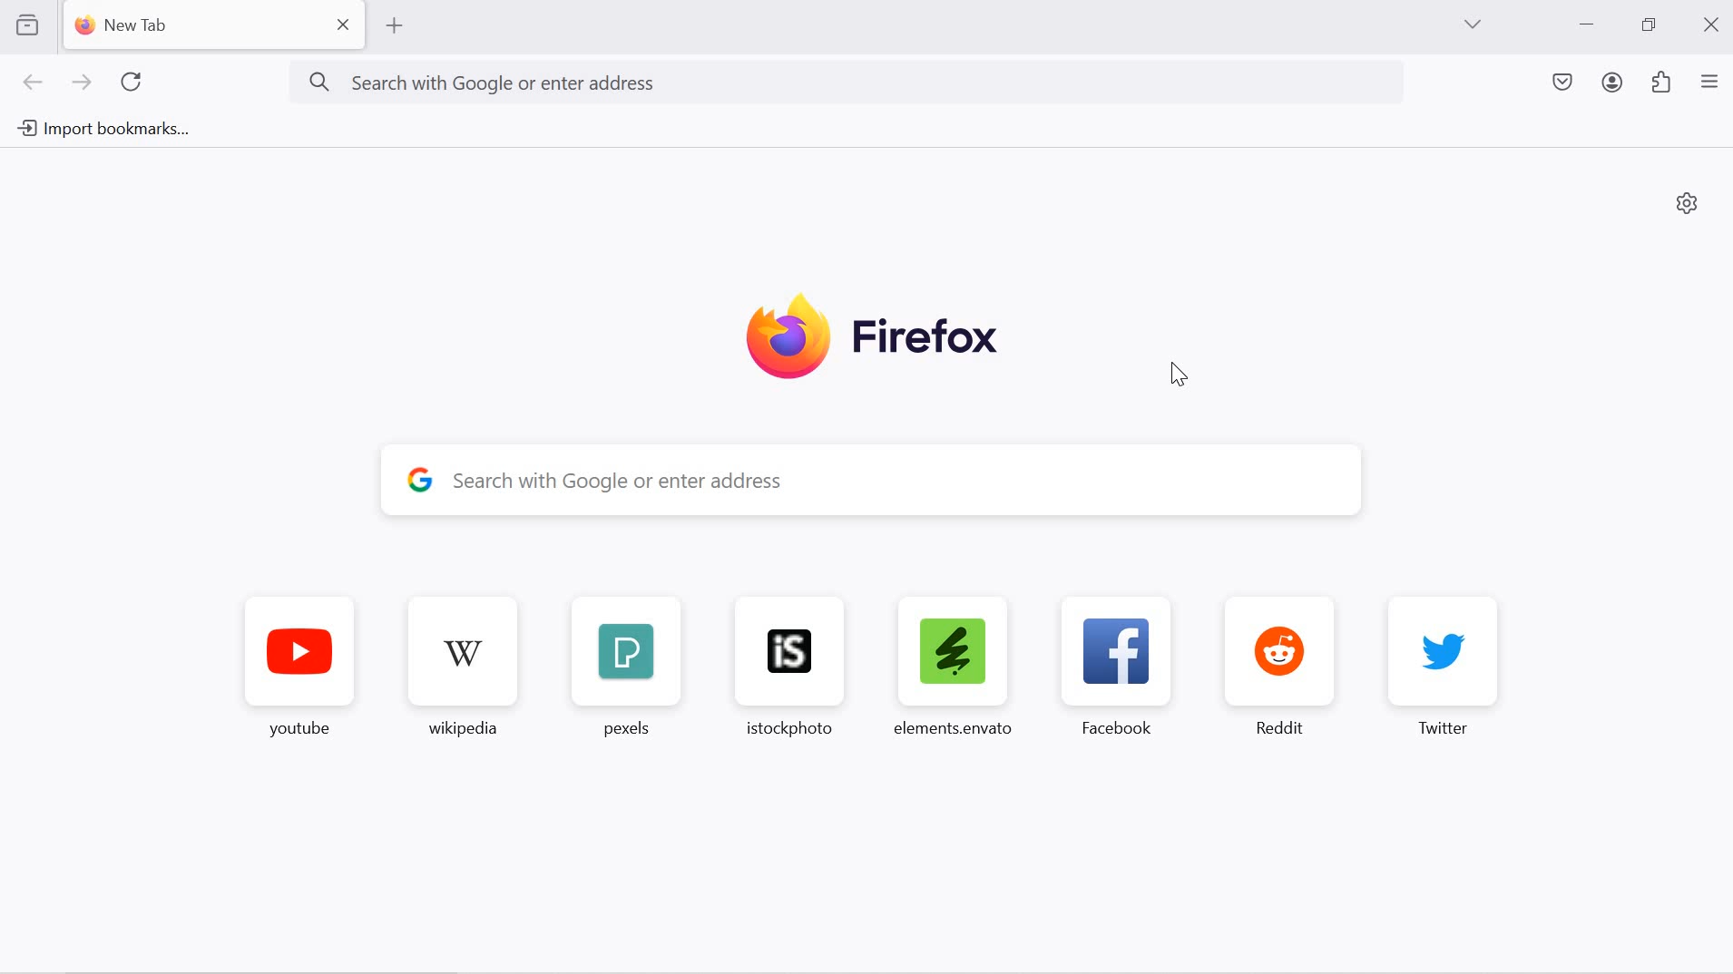  I want to click on Facebook, so click(1114, 679).